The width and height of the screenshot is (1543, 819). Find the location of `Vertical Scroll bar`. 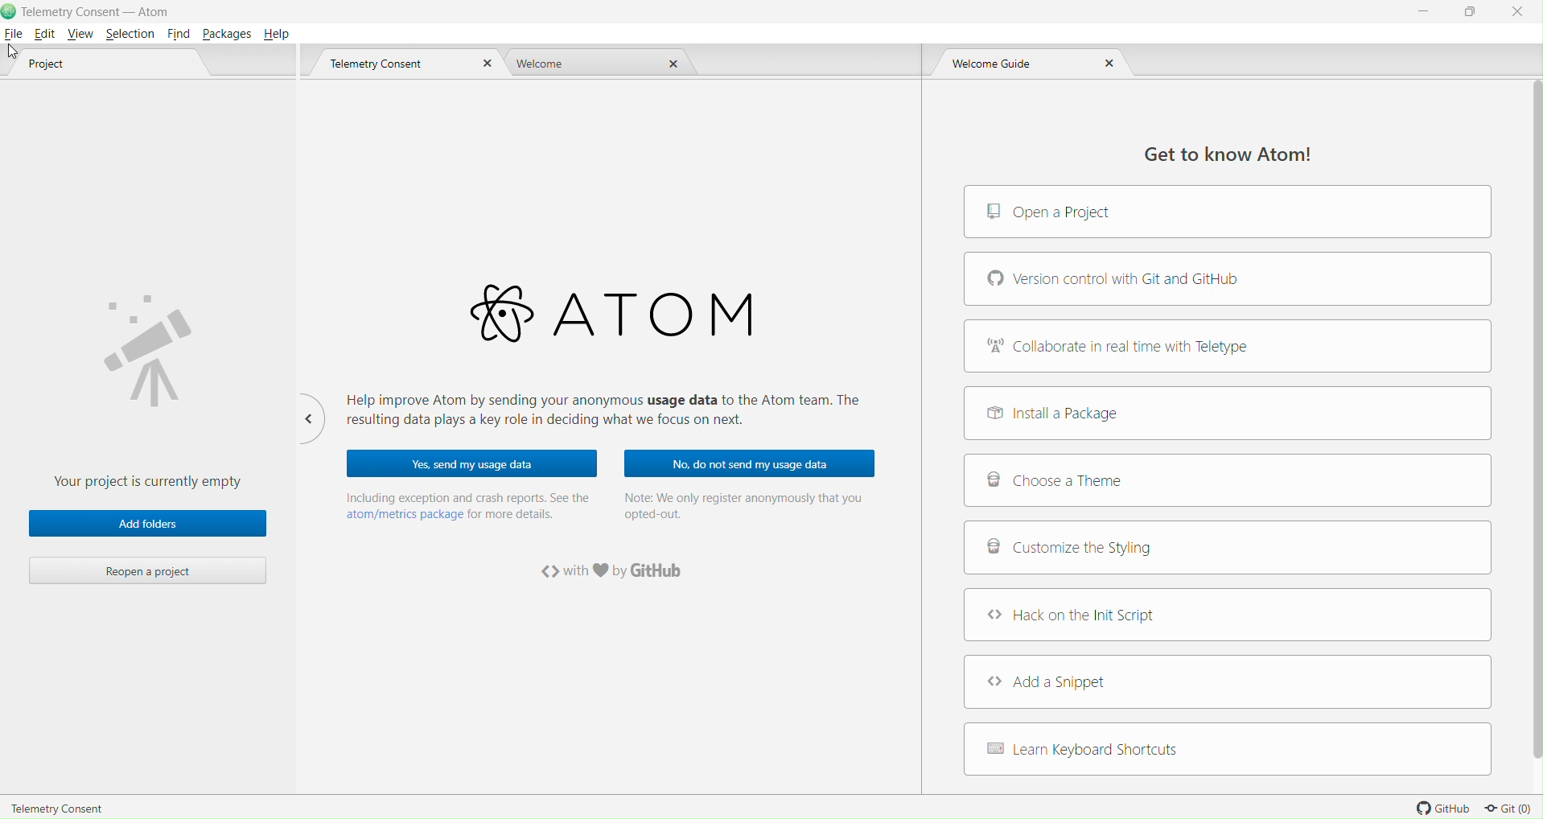

Vertical Scroll bar is located at coordinates (1530, 421).